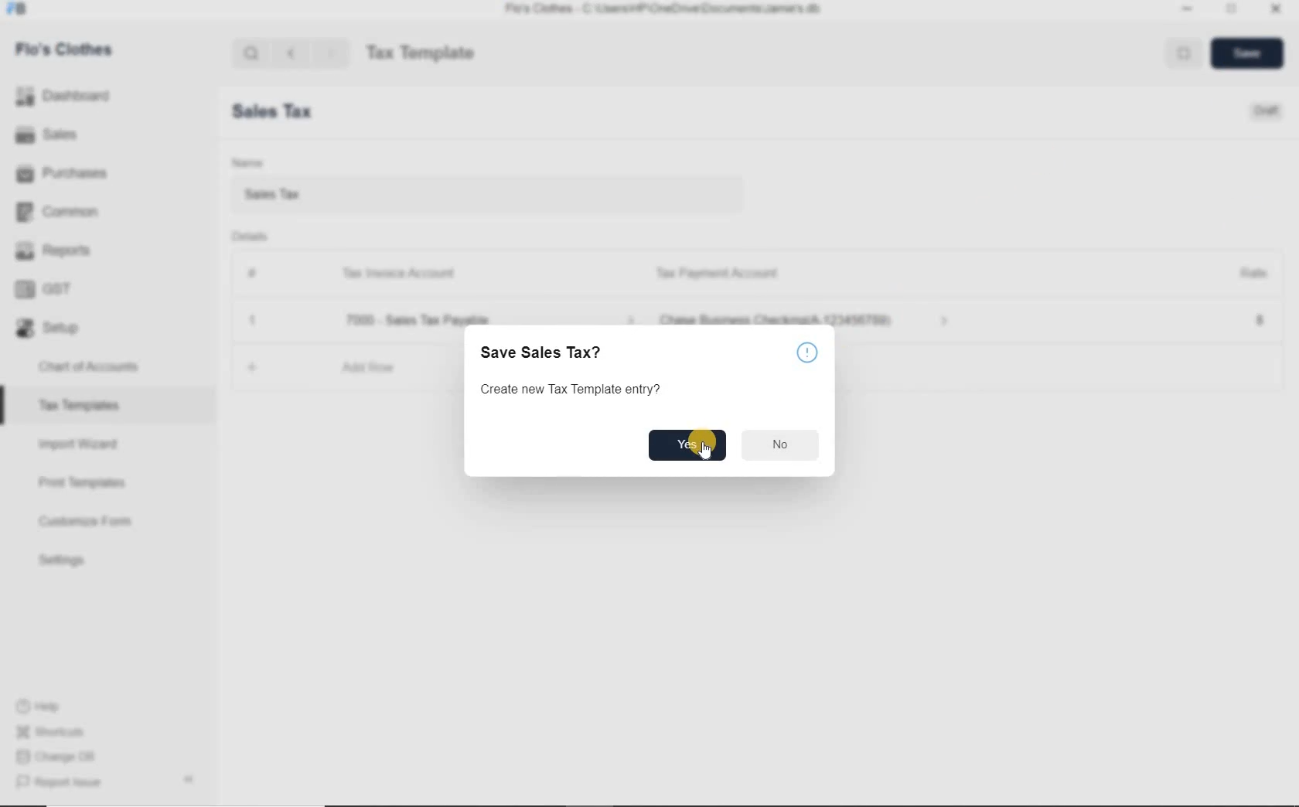 The height and width of the screenshot is (807, 1299). Describe the element at coordinates (809, 353) in the screenshot. I see `Help` at that location.